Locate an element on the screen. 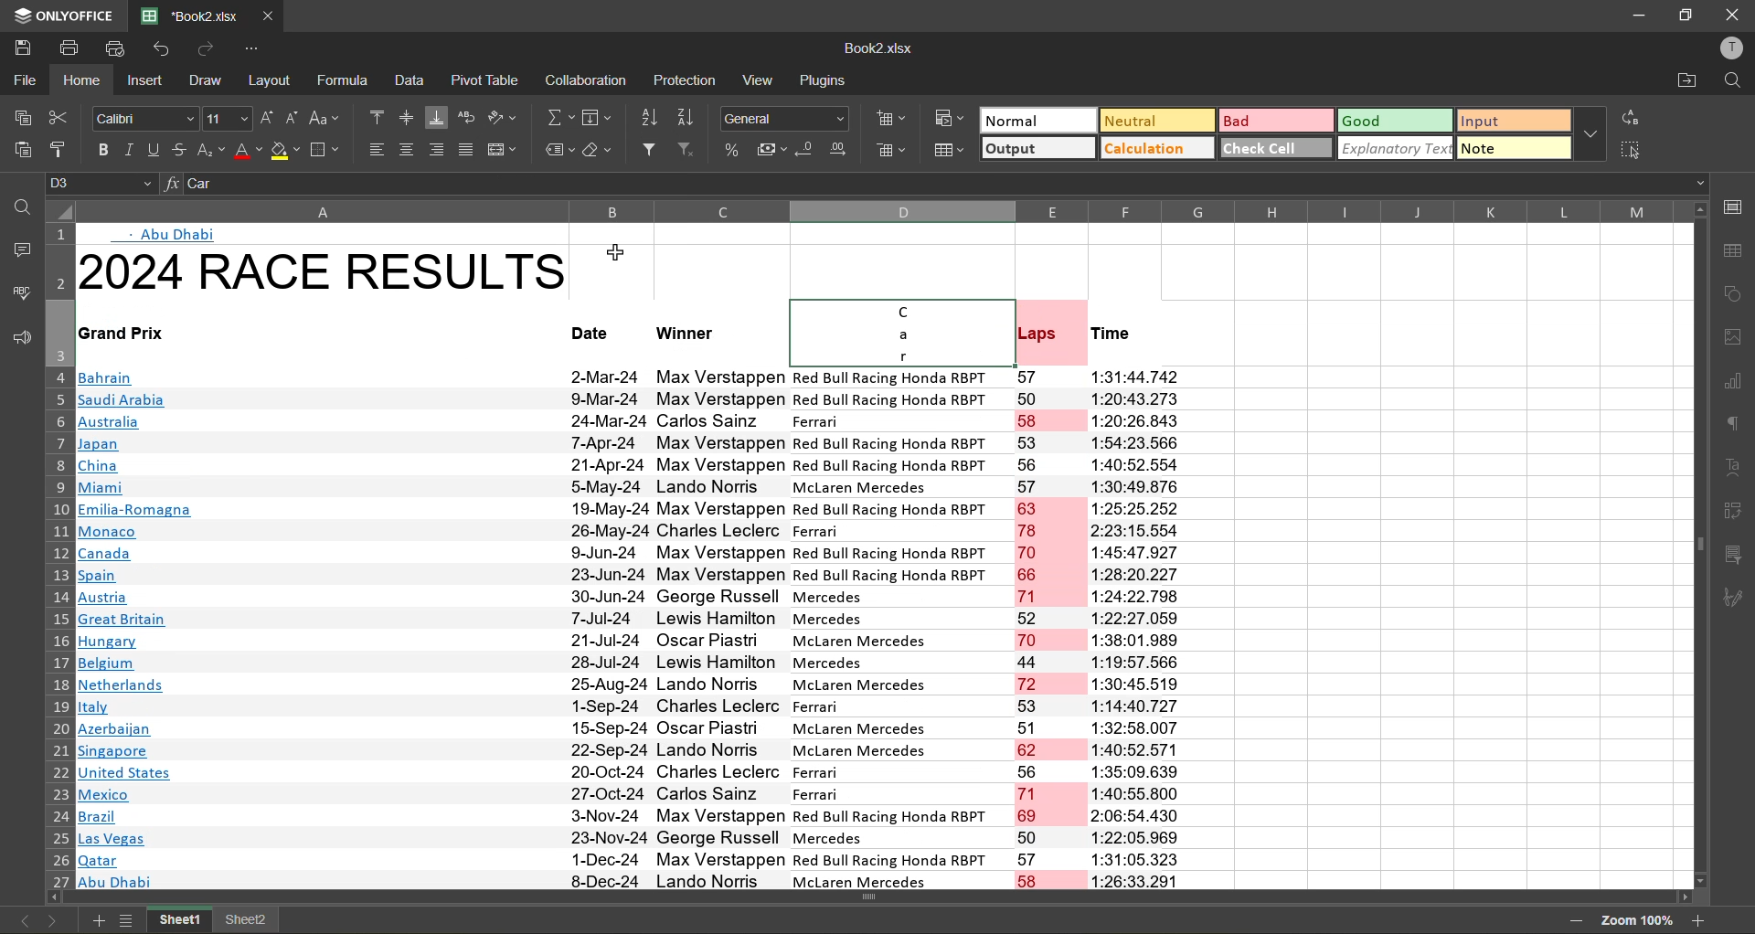  explanatory text is located at coordinates (1398, 147).